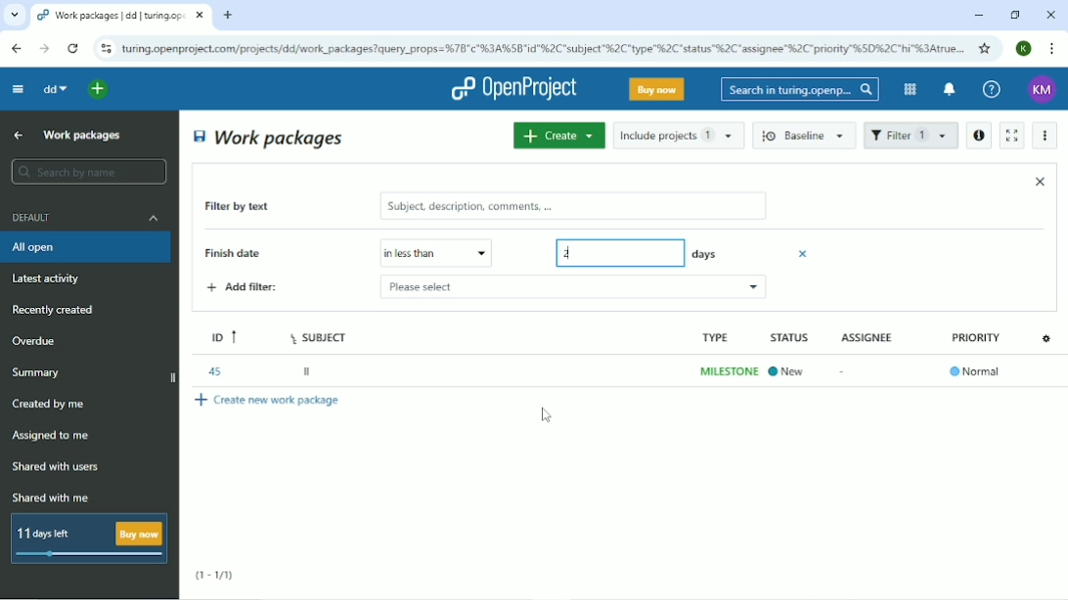  I want to click on settings, so click(1044, 342).